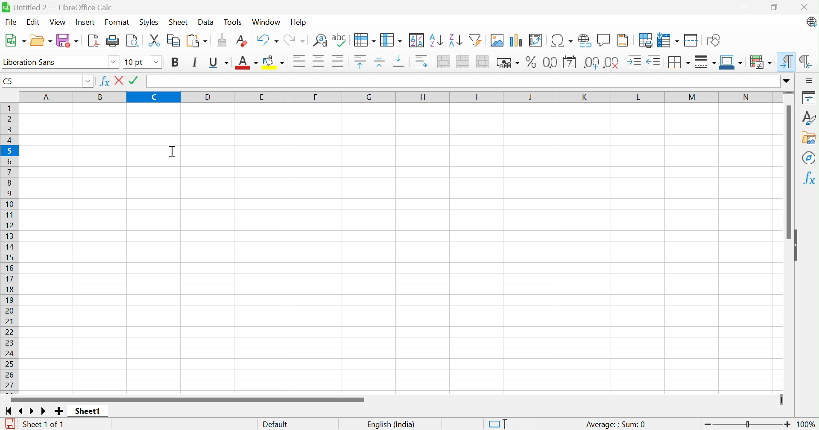 The image size is (819, 430). I want to click on Row names, so click(11, 249).